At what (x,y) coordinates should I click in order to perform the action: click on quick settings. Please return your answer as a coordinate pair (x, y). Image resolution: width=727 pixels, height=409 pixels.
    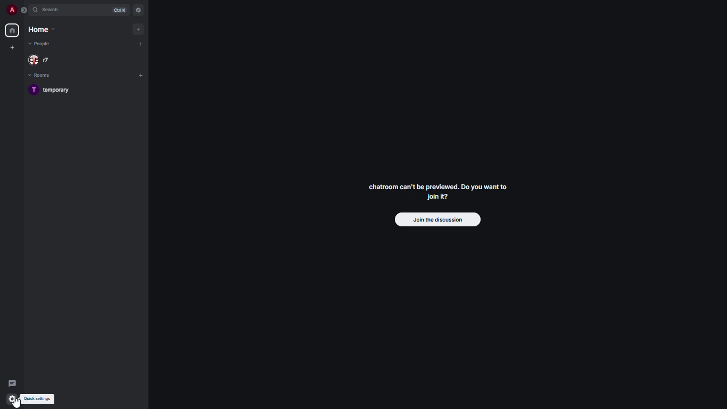
    Looking at the image, I should click on (38, 398).